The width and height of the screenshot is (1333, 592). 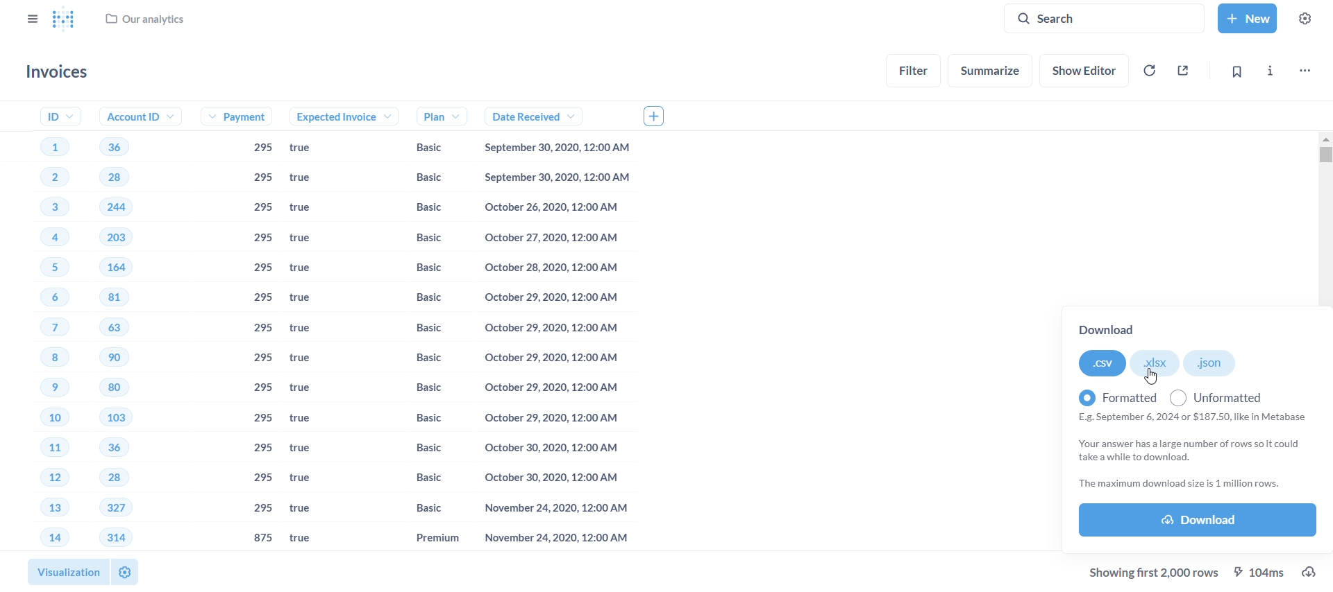 I want to click on plan, so click(x=426, y=116).